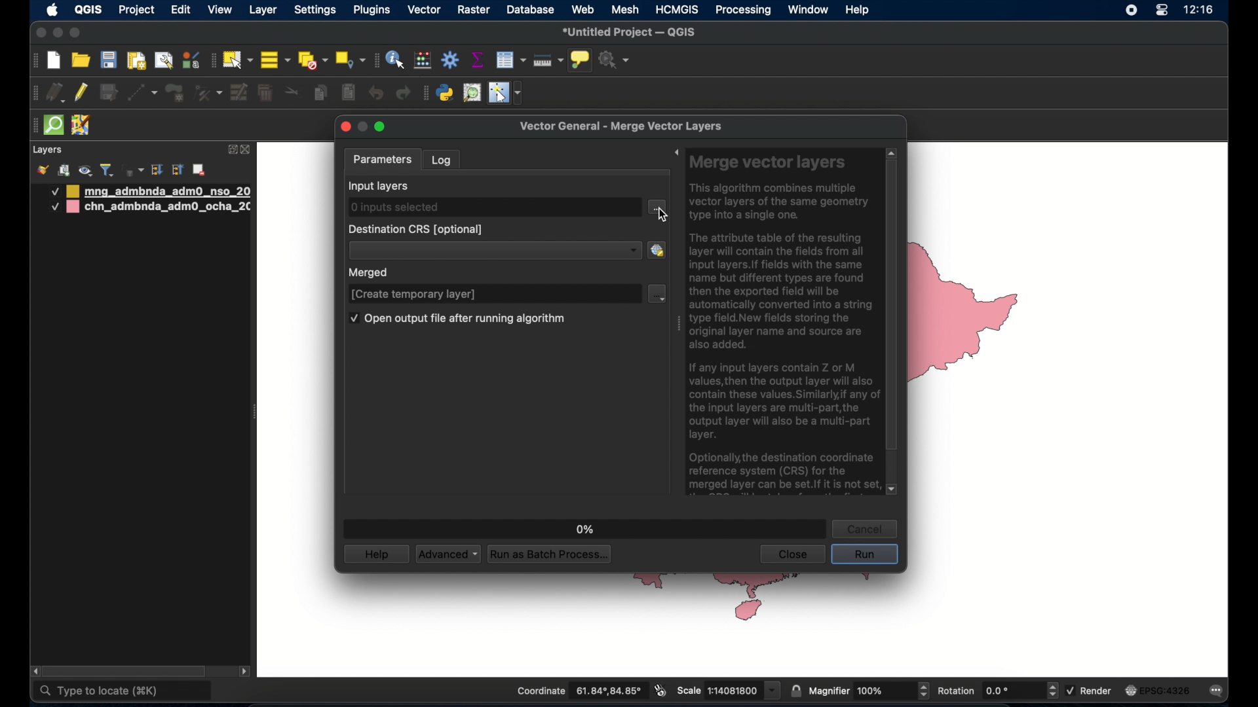  I want to click on minimize, so click(363, 126).